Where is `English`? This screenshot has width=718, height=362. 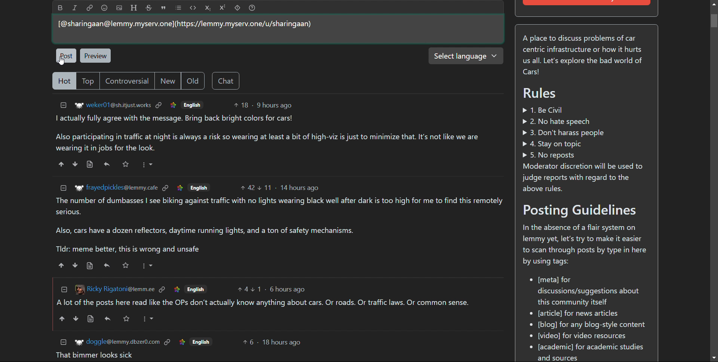 English is located at coordinates (199, 187).